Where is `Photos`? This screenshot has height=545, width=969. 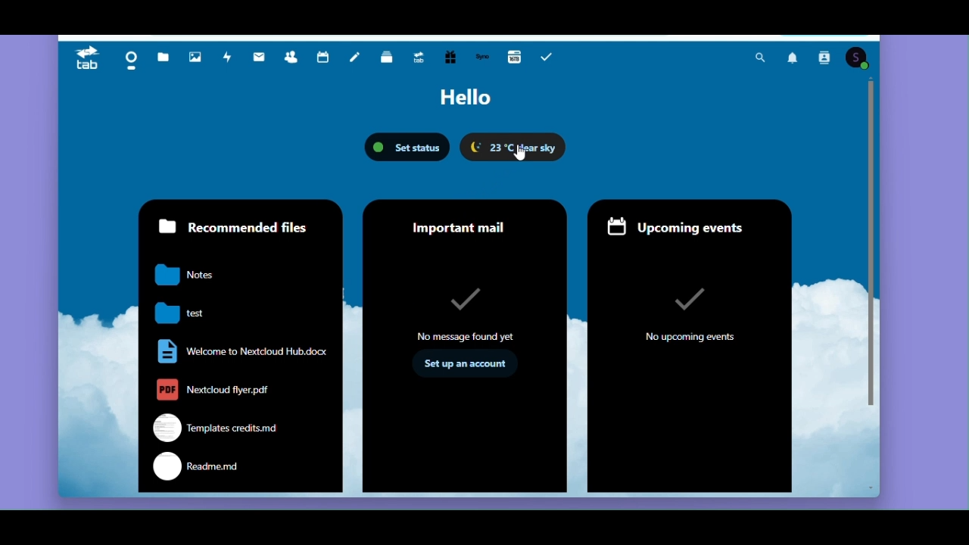 Photos is located at coordinates (198, 60).